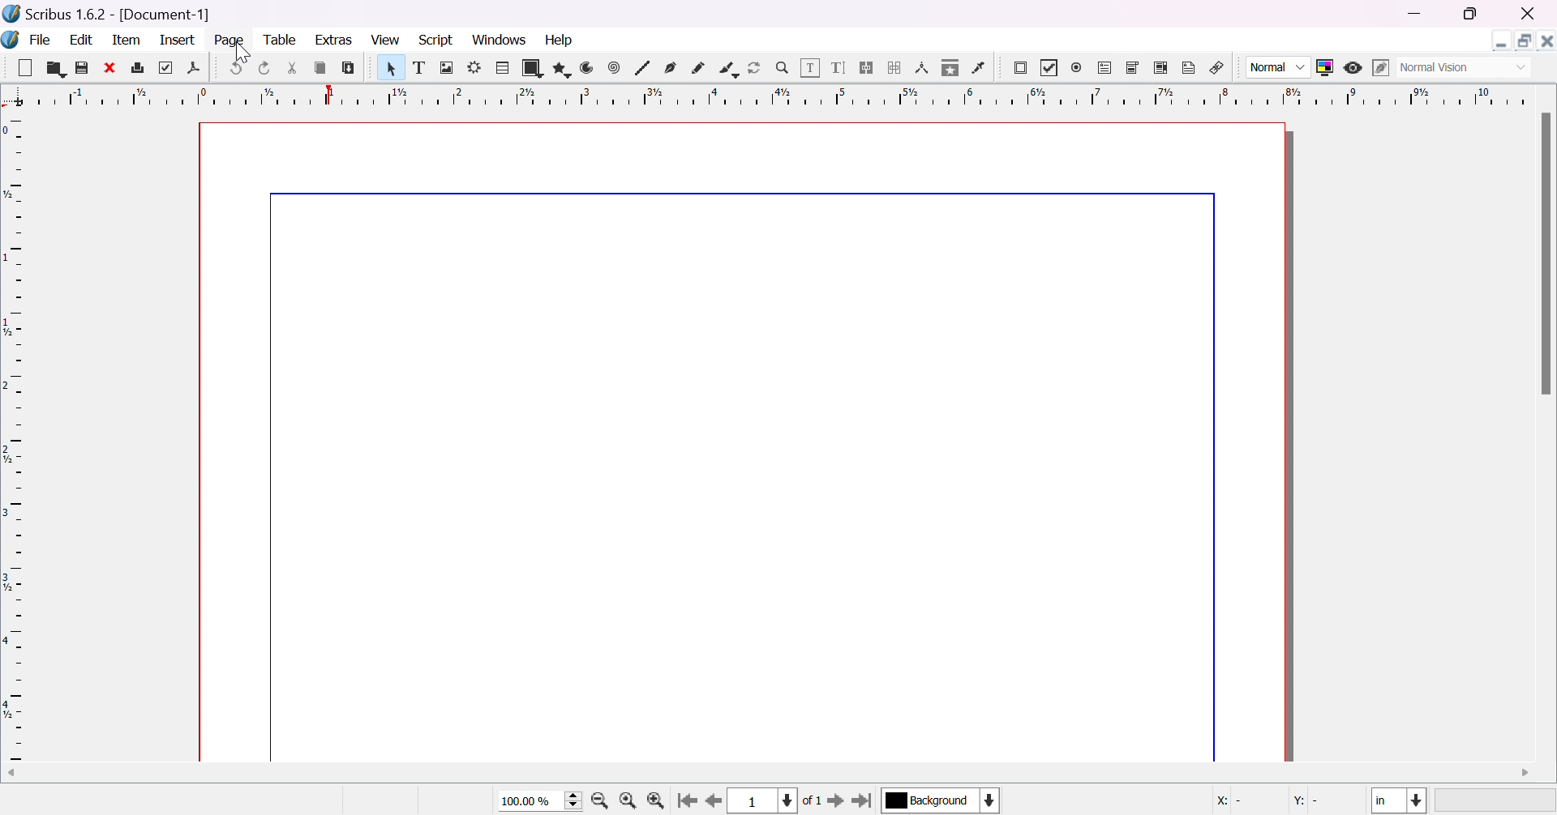 Image resolution: width=1557 pixels, height=815 pixels. Describe the element at coordinates (1163, 67) in the screenshot. I see `PDF list box` at that location.